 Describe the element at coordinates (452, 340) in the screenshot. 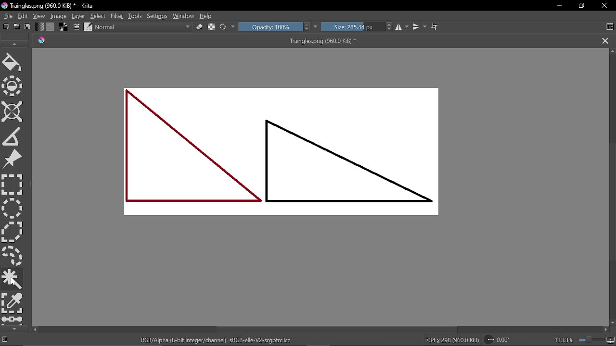

I see `734 x 208 (960.0 KiB)` at that location.